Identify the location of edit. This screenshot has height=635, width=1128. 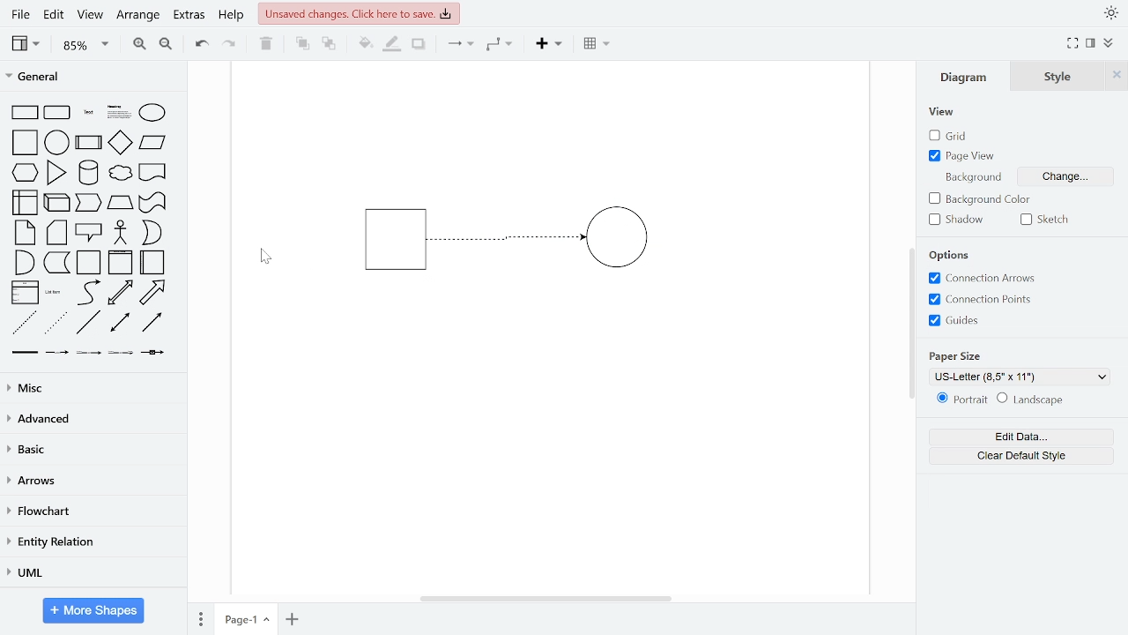
(53, 16).